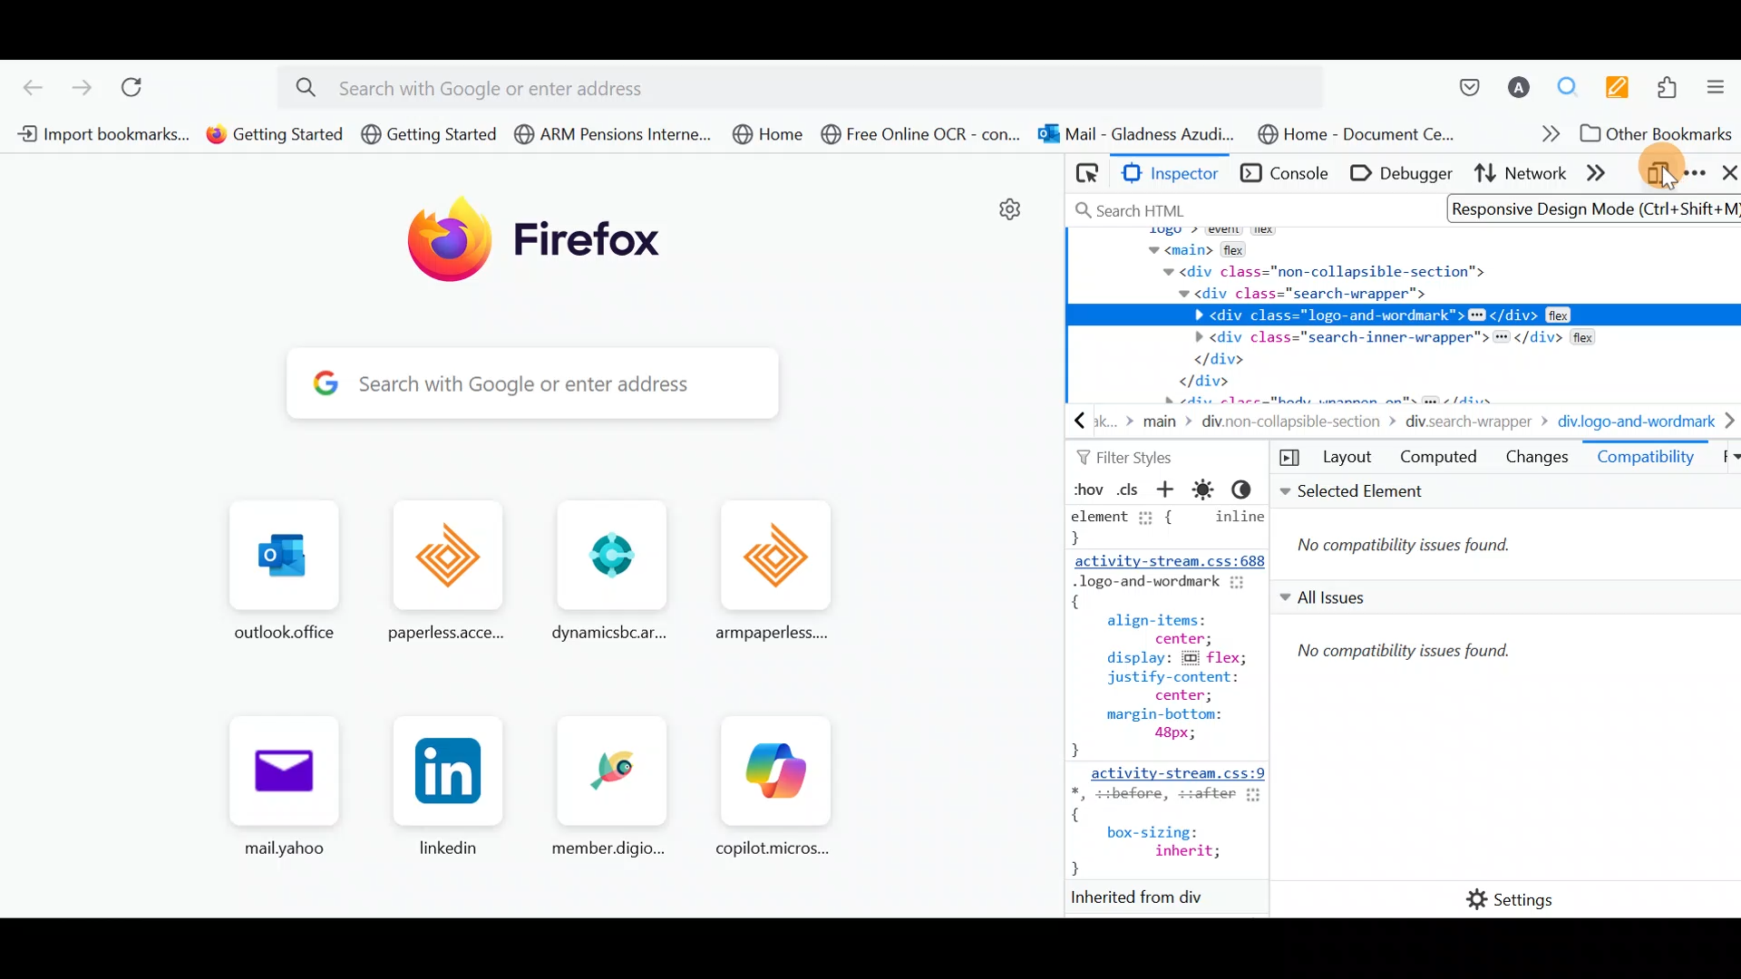 This screenshot has width=1741, height=979. What do you see at coordinates (1664, 181) in the screenshot?
I see `cursor` at bounding box center [1664, 181].